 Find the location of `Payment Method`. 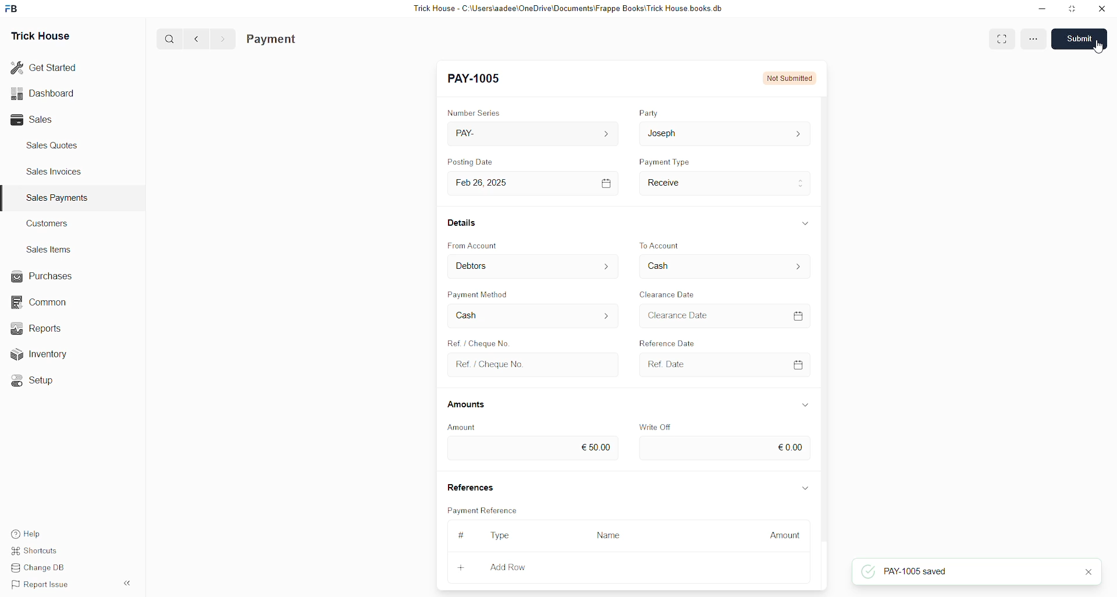

Payment Method is located at coordinates (479, 294).